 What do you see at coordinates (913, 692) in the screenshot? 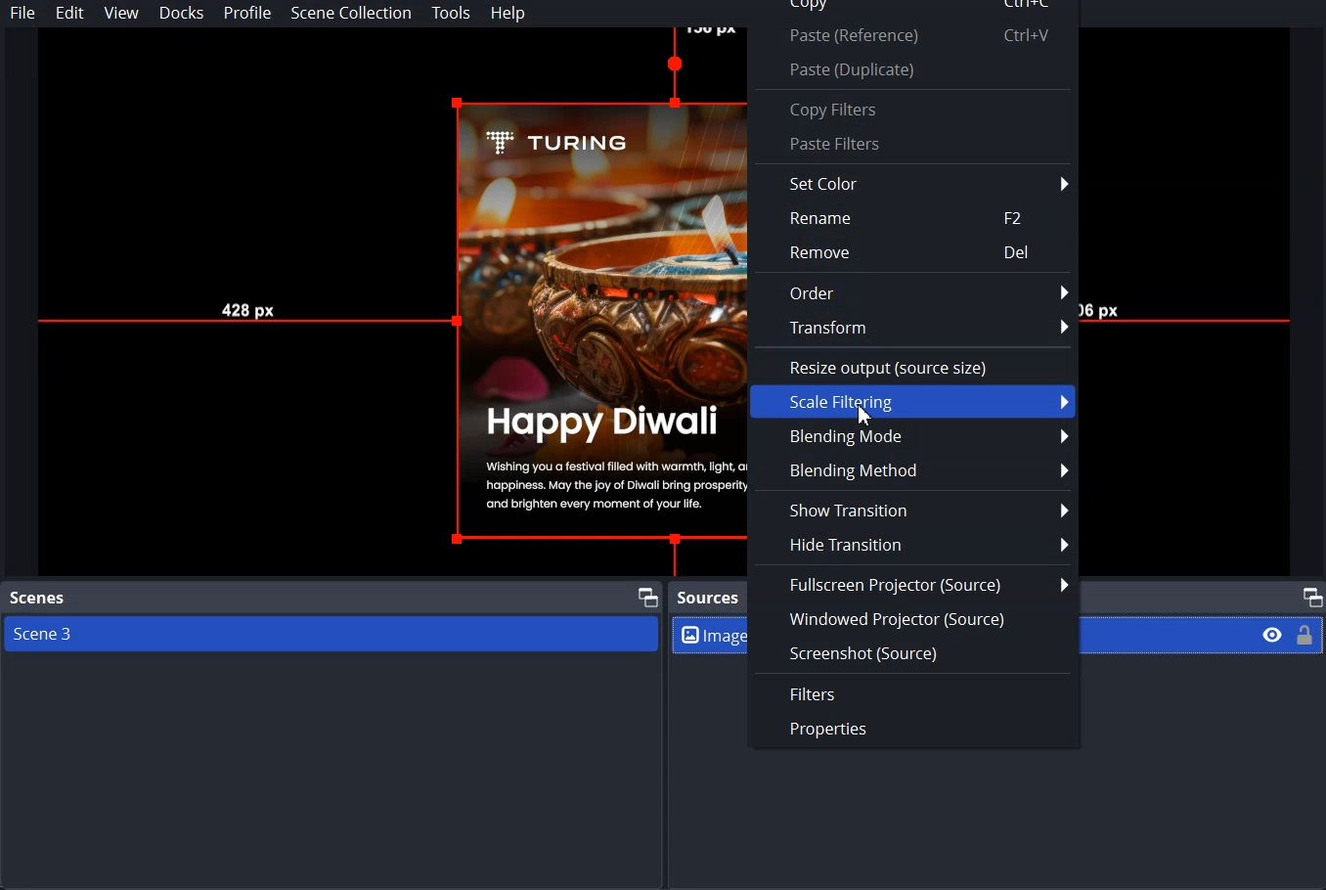
I see `Filters` at bounding box center [913, 692].